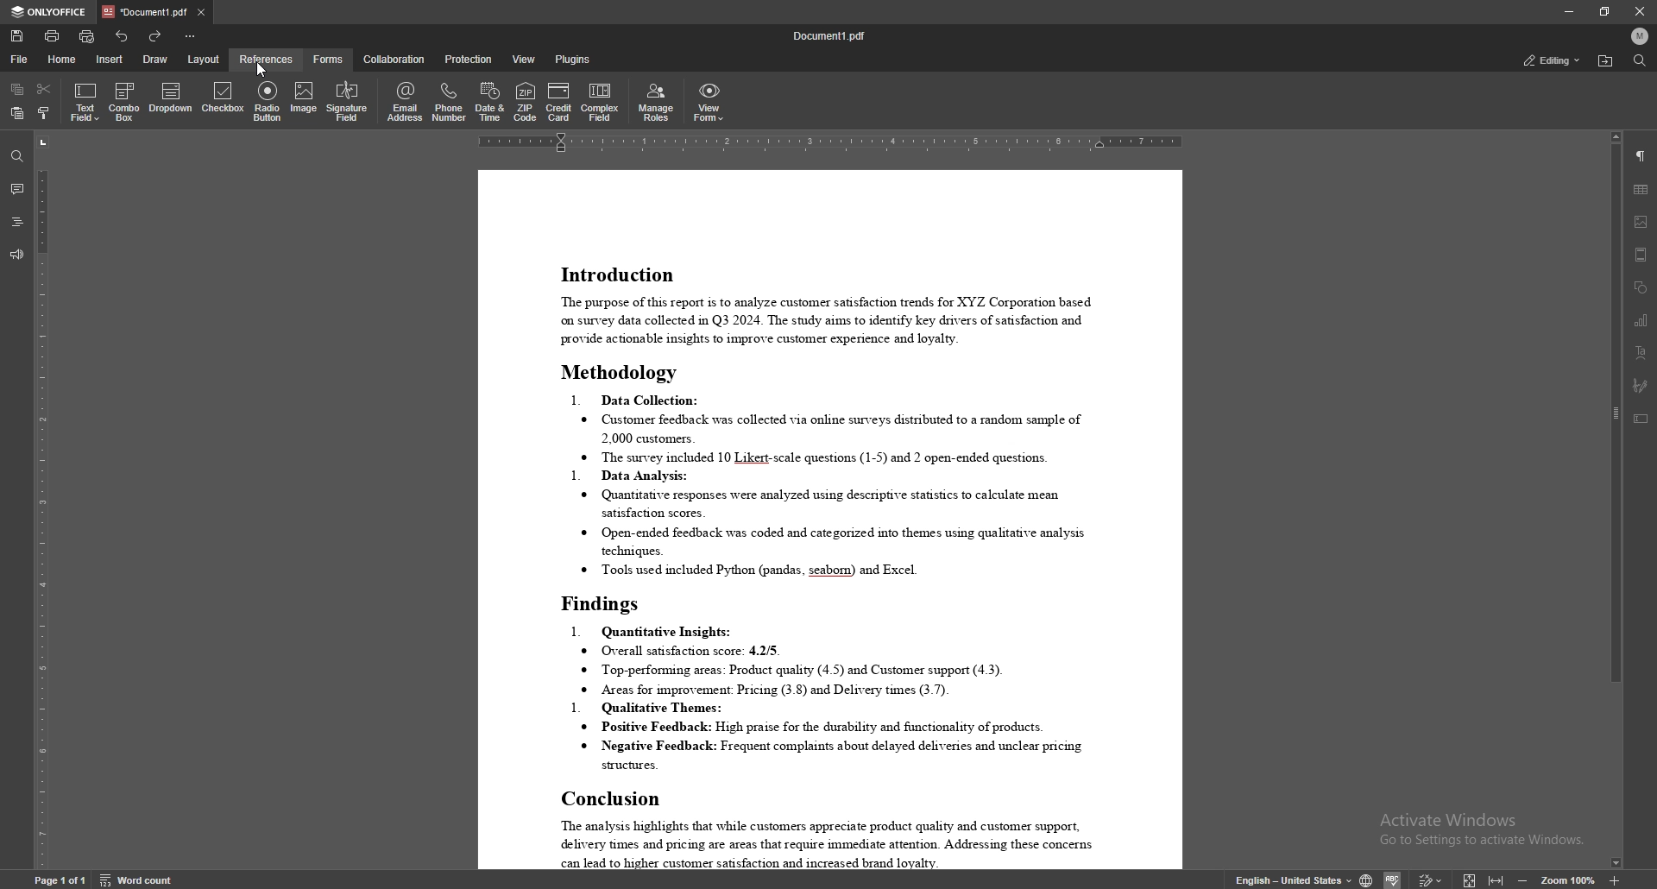 The height and width of the screenshot is (889, 1657). What do you see at coordinates (1479, 830) in the screenshot?
I see `Activate Windows
Go to Settings to activate Windows.` at bounding box center [1479, 830].